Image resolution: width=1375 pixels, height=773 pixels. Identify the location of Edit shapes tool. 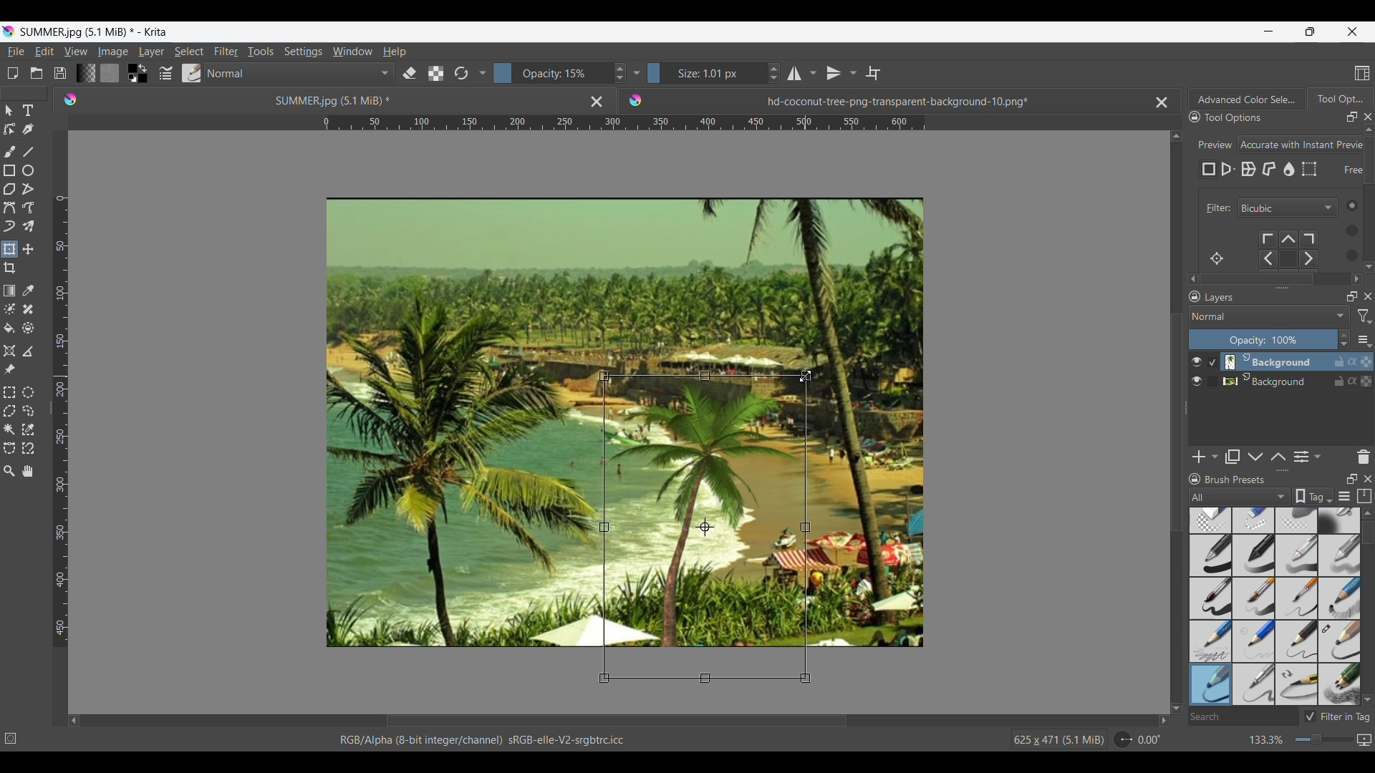
(9, 129).